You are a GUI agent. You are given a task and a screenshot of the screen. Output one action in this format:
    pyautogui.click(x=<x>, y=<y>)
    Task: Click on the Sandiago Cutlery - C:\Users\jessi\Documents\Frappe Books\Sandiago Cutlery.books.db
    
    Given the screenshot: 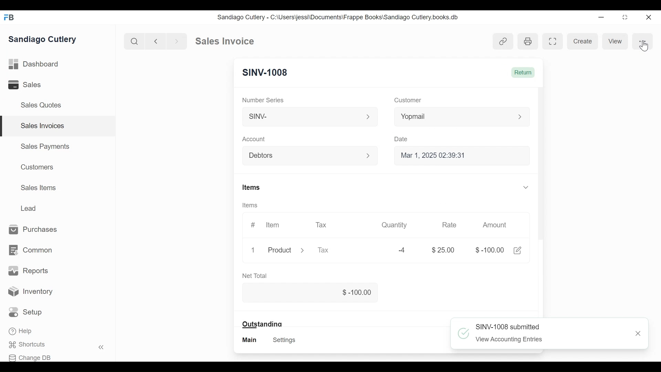 What is the action you would take?
    pyautogui.click(x=338, y=18)
    